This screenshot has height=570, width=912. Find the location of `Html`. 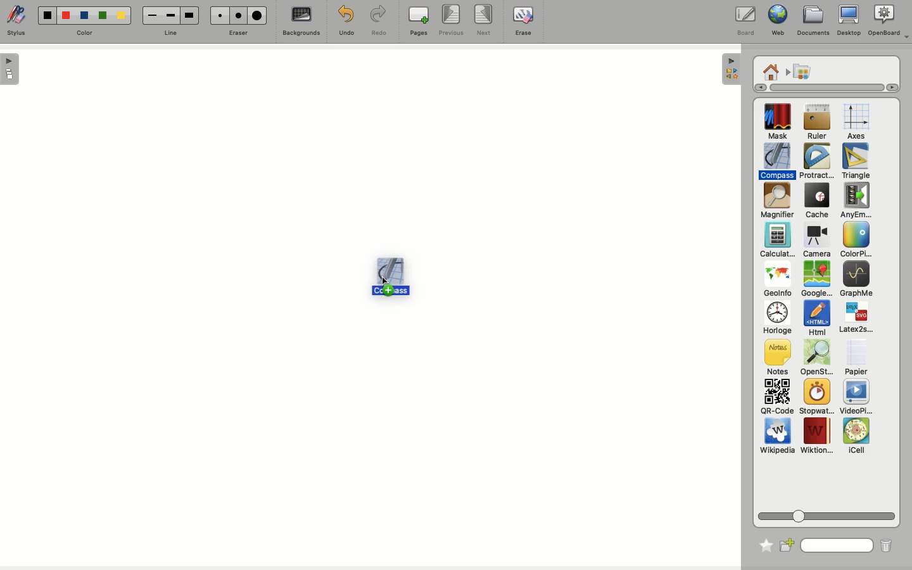

Html is located at coordinates (816, 319).